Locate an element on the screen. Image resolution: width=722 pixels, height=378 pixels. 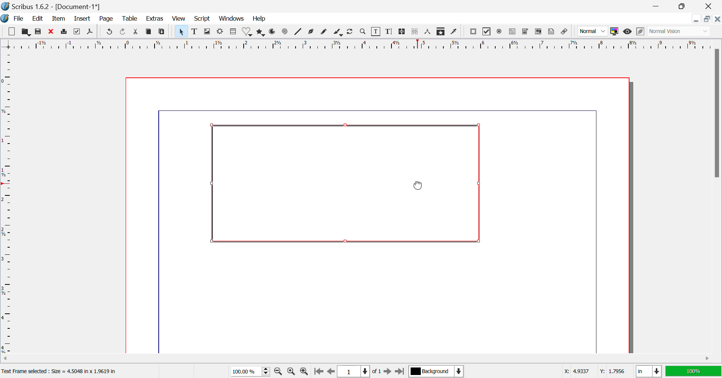
Zoom is located at coordinates (364, 33).